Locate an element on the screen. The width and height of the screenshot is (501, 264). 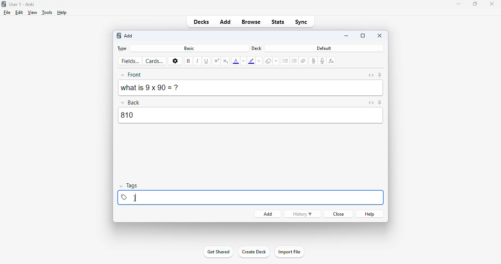
select formatting to remove is located at coordinates (276, 61).